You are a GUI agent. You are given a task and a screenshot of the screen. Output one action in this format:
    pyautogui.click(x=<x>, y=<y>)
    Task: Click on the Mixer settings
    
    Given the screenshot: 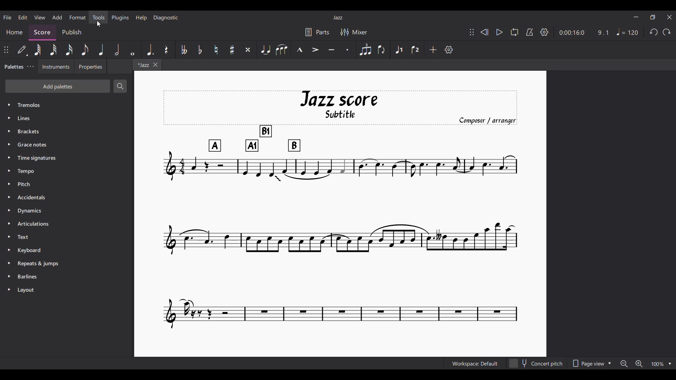 What is the action you would take?
    pyautogui.click(x=354, y=32)
    